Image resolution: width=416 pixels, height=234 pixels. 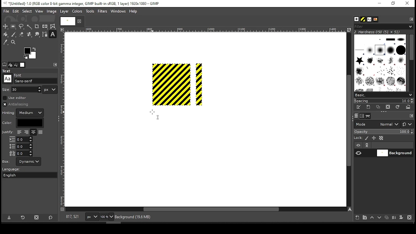 I want to click on mode, so click(x=377, y=125).